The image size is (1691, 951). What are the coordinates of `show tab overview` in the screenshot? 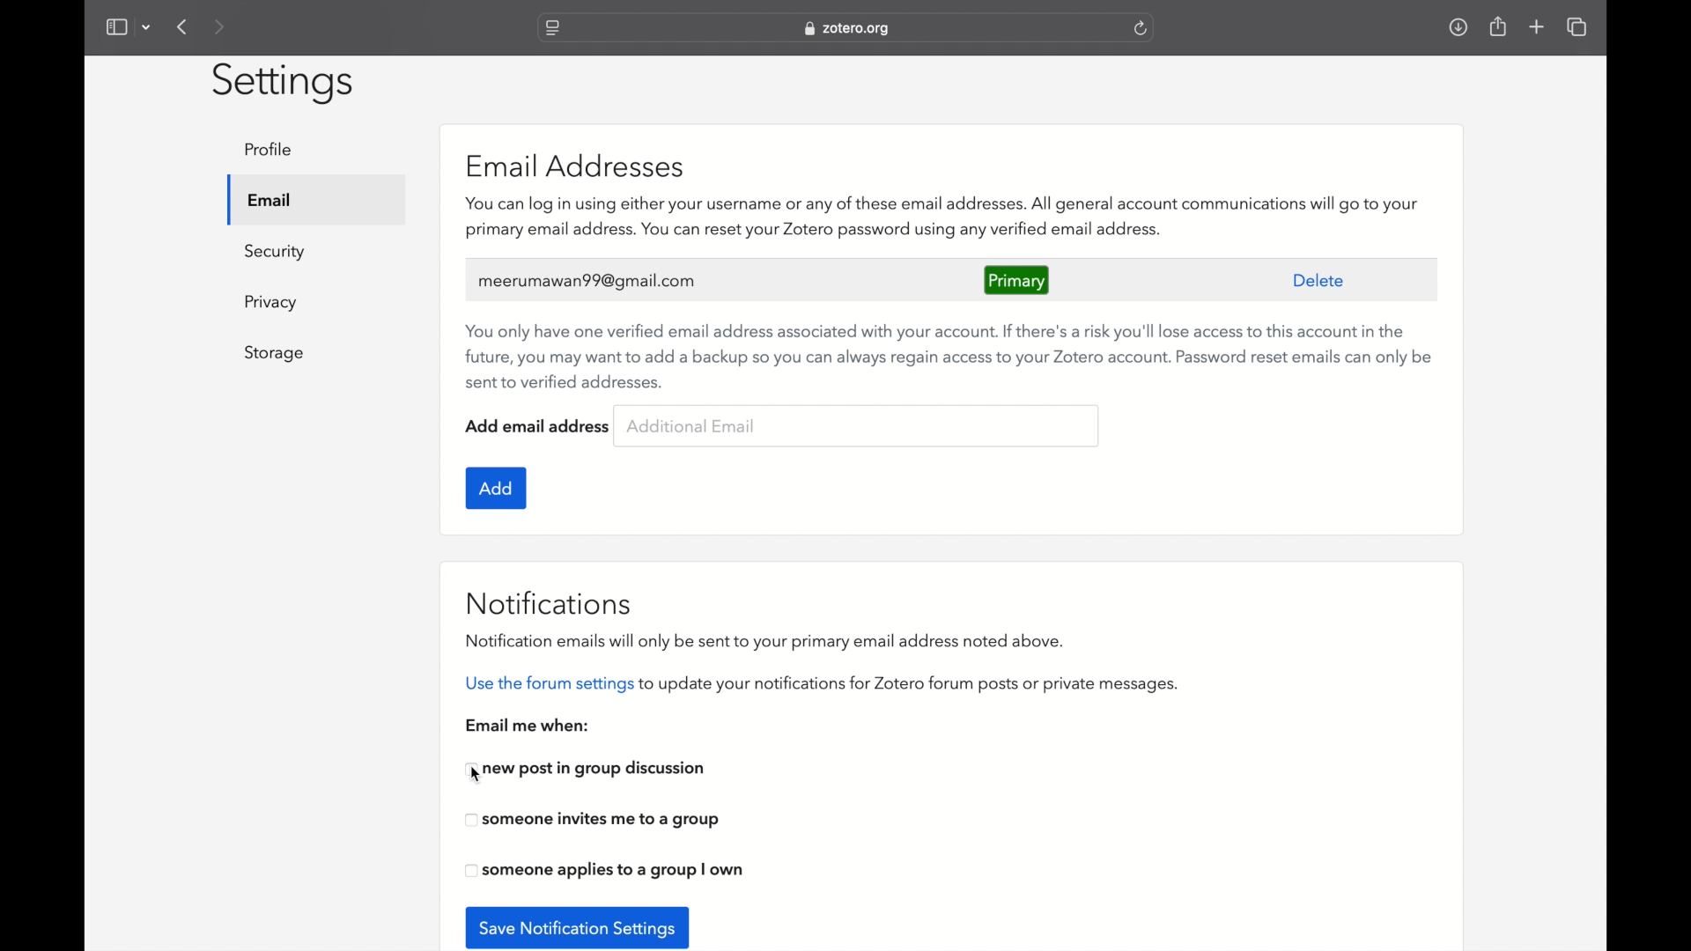 It's located at (1578, 26).